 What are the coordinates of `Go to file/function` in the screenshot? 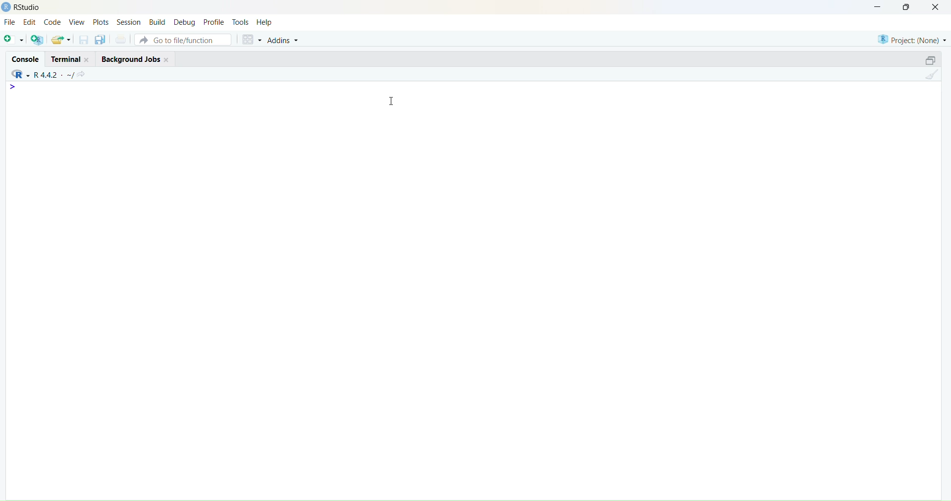 It's located at (184, 39).